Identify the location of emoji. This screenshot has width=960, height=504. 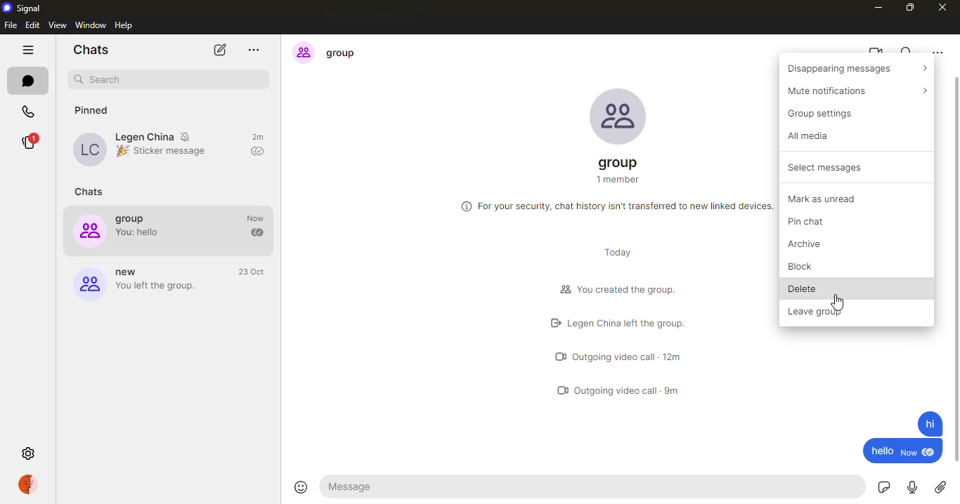
(302, 487).